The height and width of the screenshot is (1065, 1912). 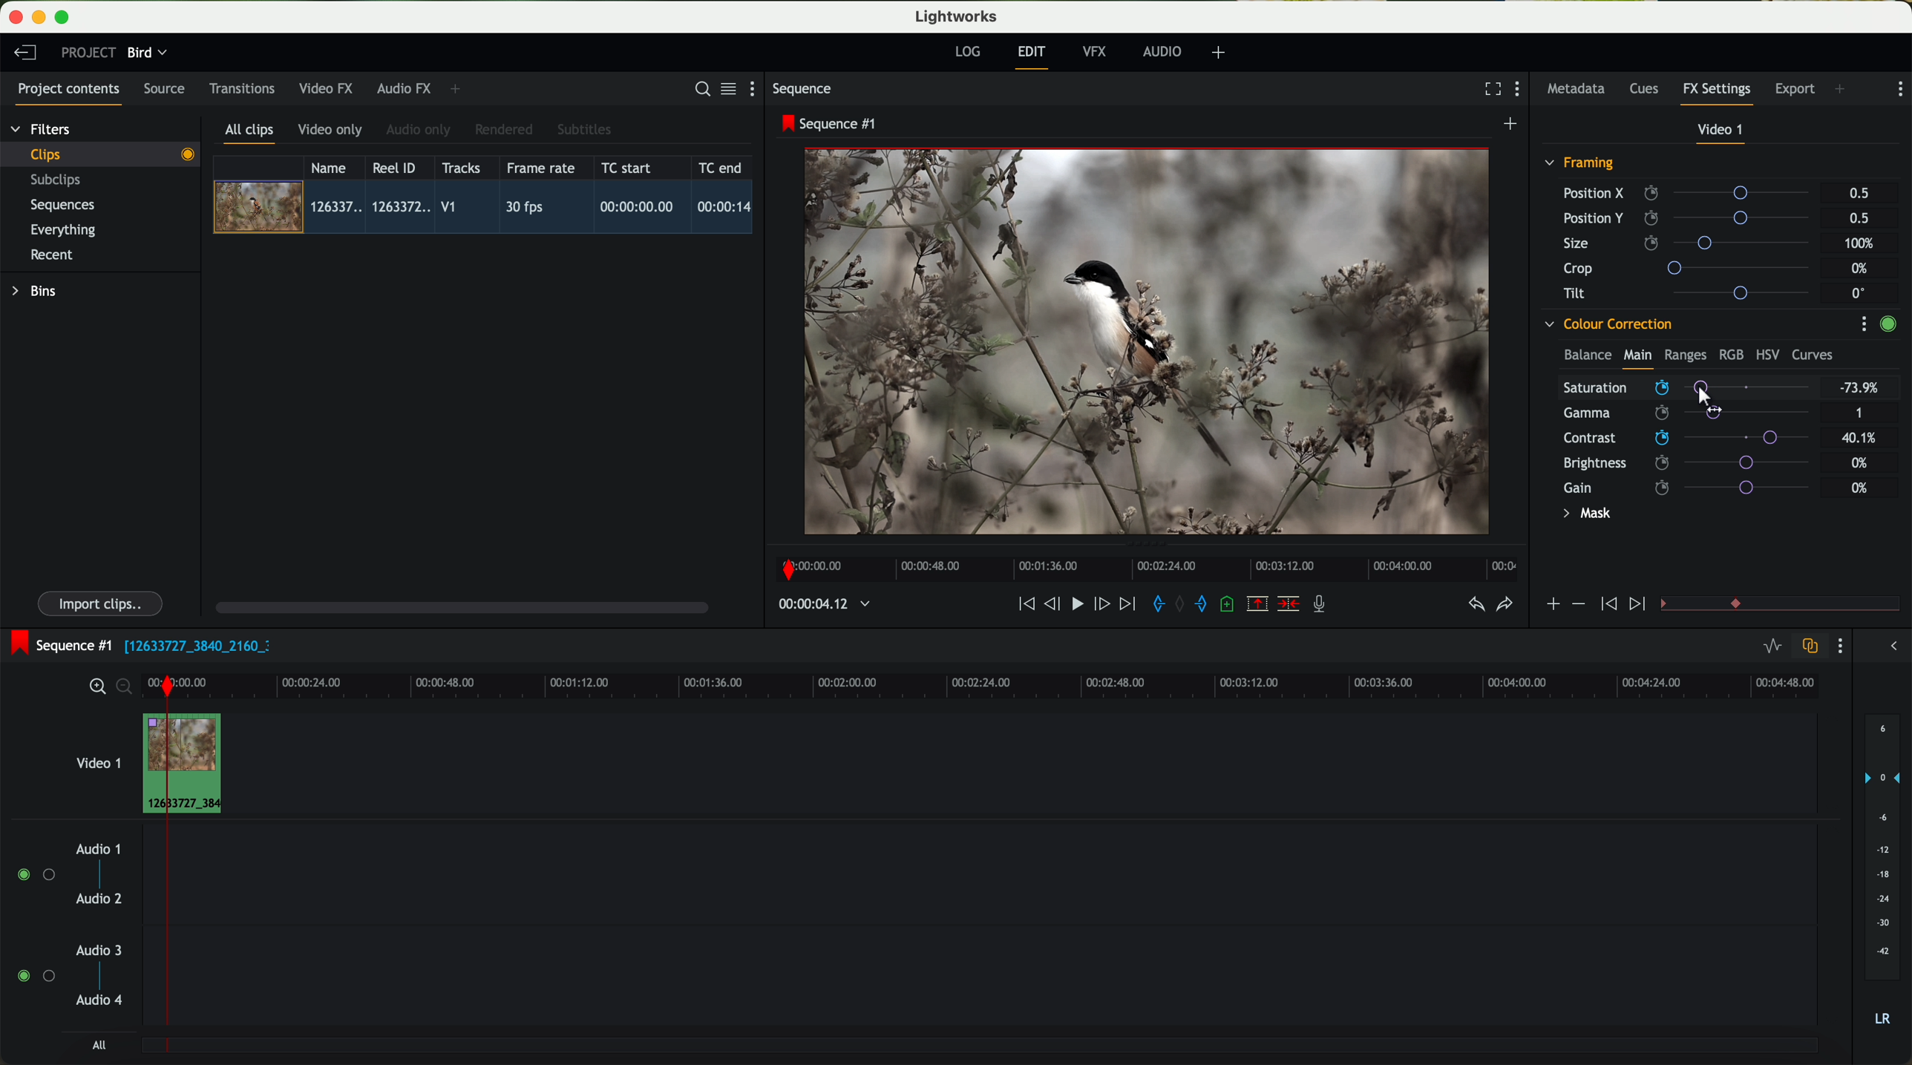 What do you see at coordinates (1229, 605) in the screenshot?
I see `add a cue at the current position` at bounding box center [1229, 605].